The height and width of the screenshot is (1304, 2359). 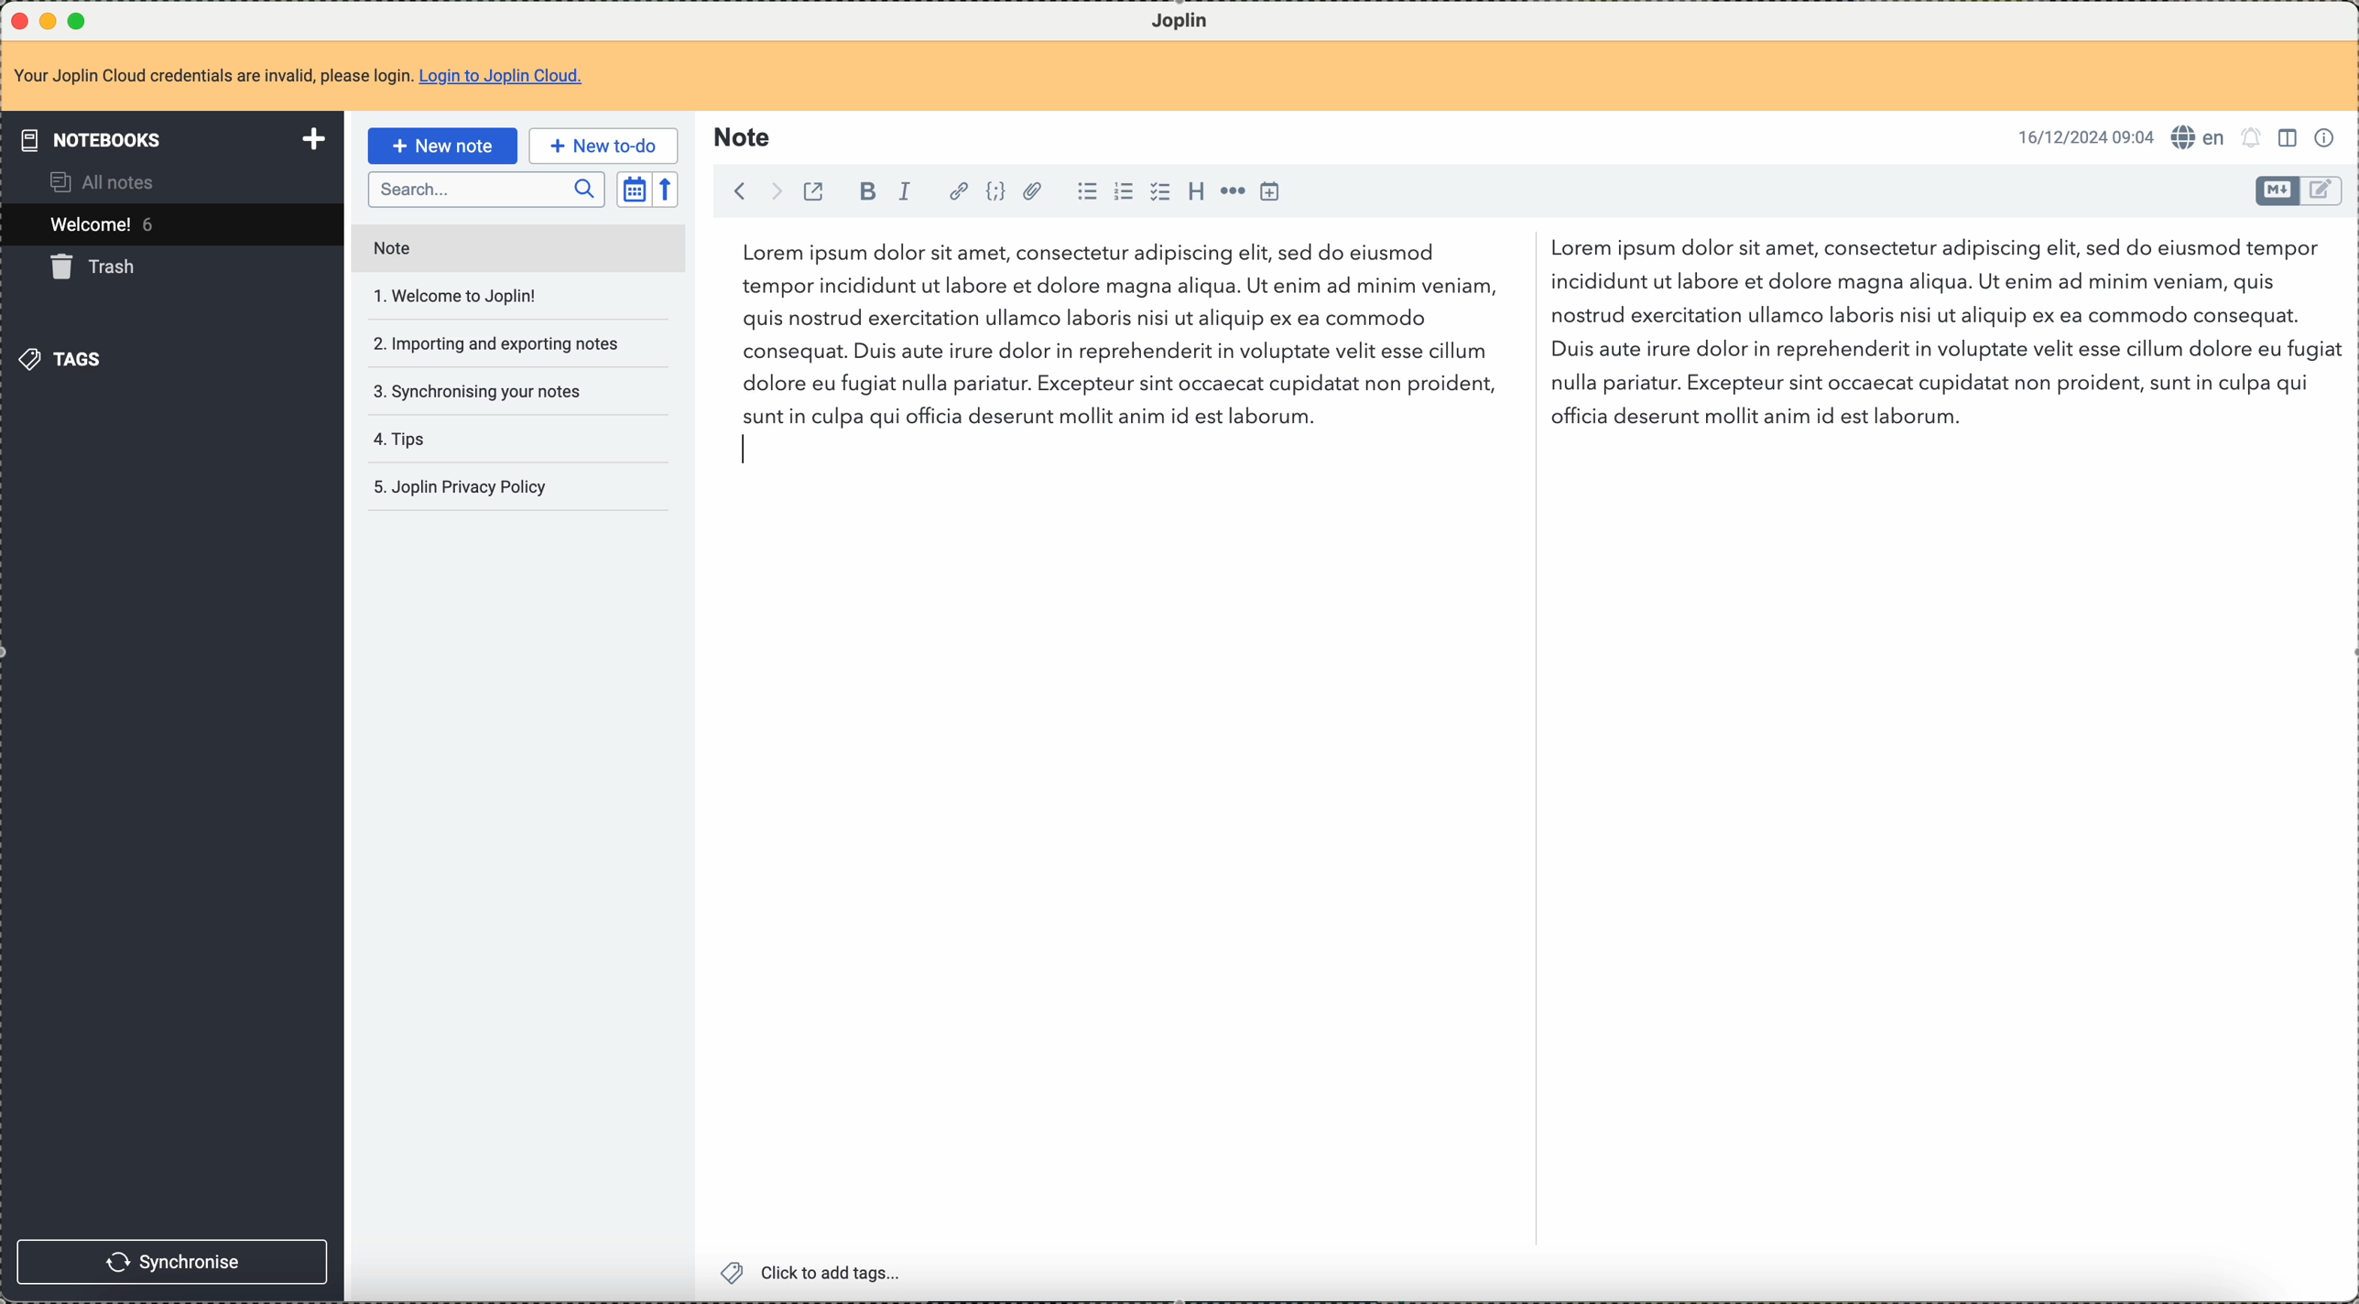 What do you see at coordinates (409, 441) in the screenshot?
I see `tips` at bounding box center [409, 441].